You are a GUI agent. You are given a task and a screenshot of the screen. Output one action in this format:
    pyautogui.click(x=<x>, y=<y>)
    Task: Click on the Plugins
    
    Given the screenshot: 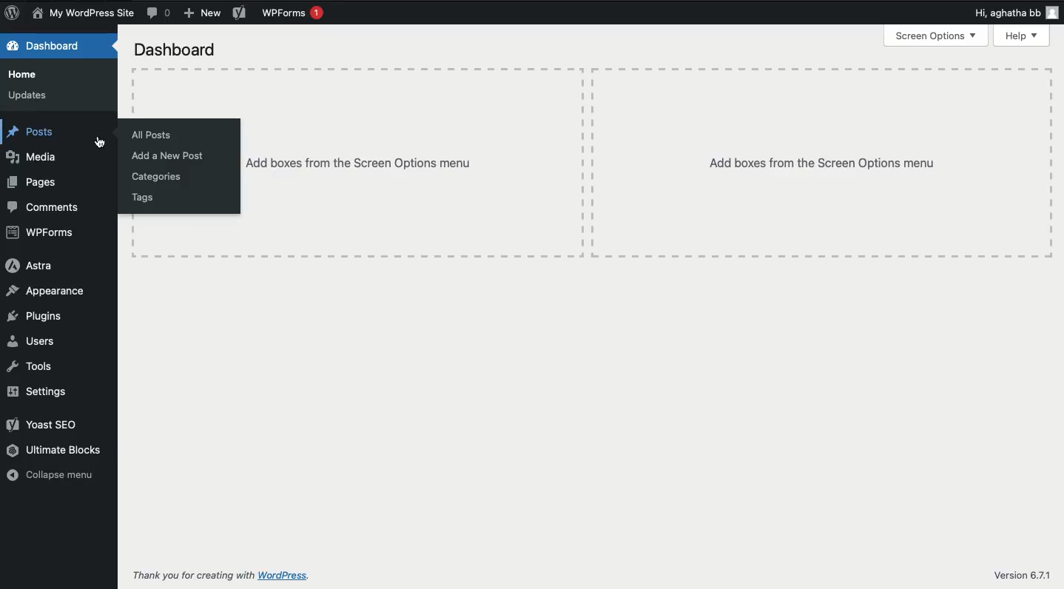 What is the action you would take?
    pyautogui.click(x=36, y=317)
    